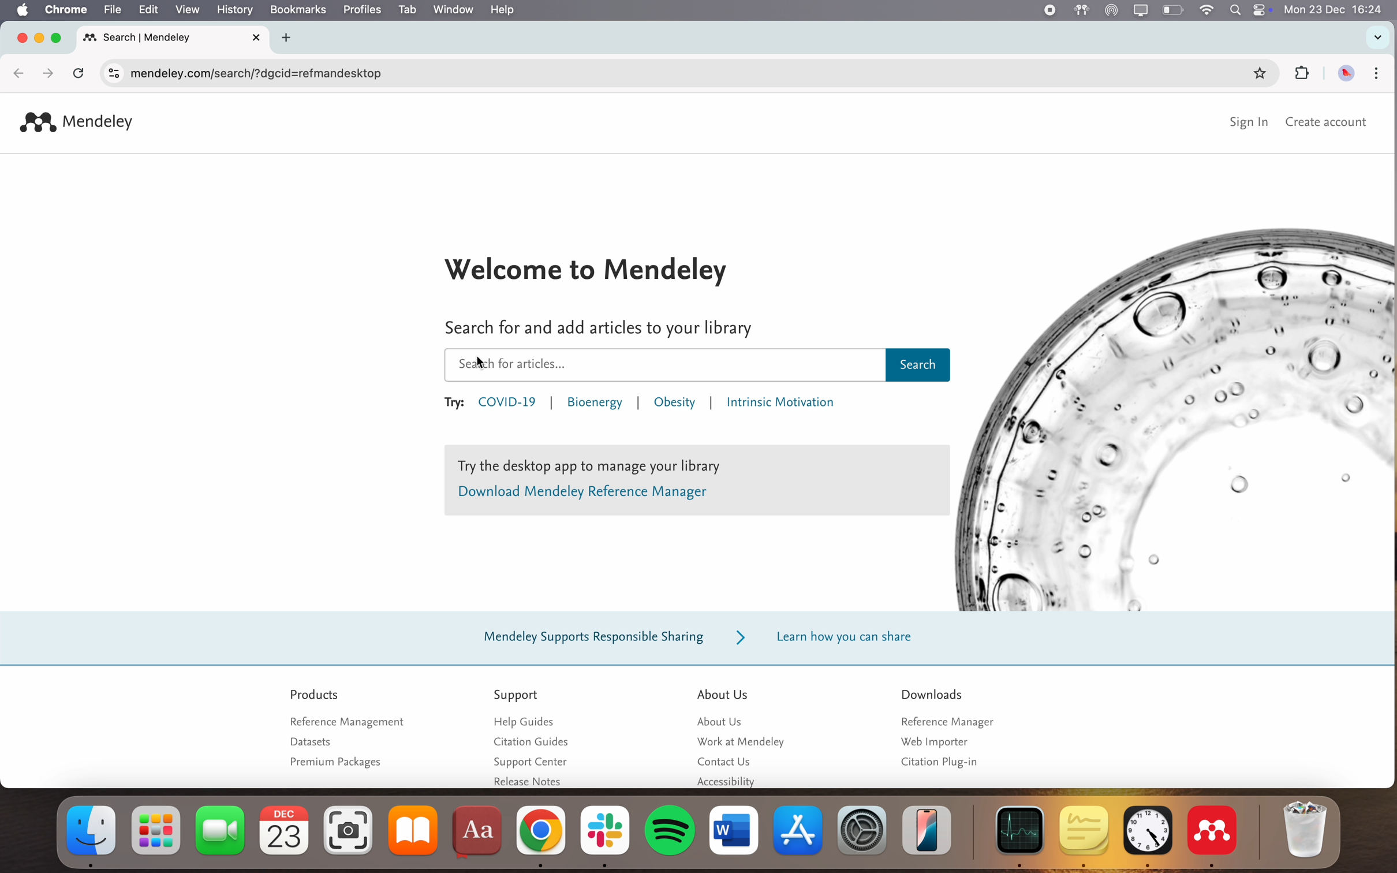 The width and height of the screenshot is (1397, 873). I want to click on create account, so click(1327, 124).